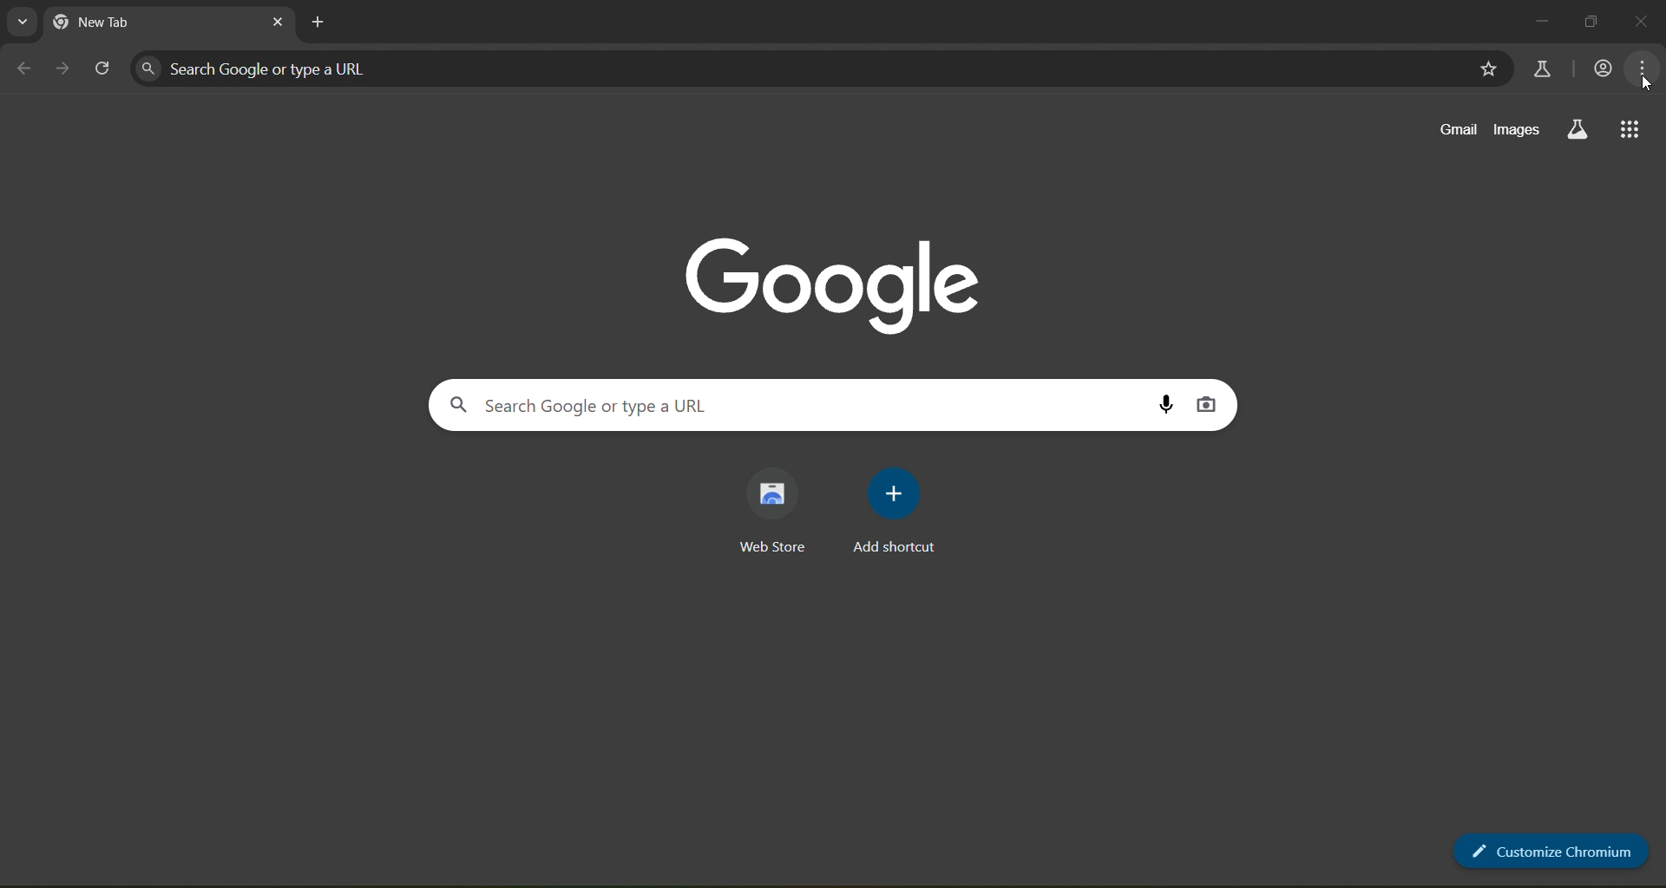 This screenshot has height=888, width=1666. I want to click on add shortcut, so click(899, 509).